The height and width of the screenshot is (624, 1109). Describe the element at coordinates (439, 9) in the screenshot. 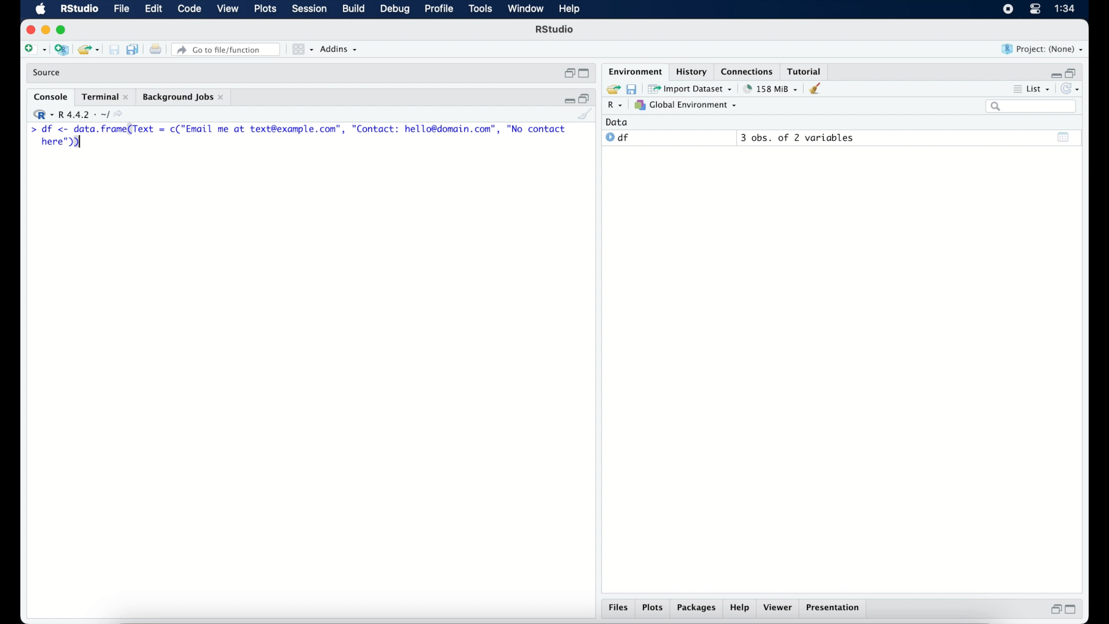

I see `profile` at that location.